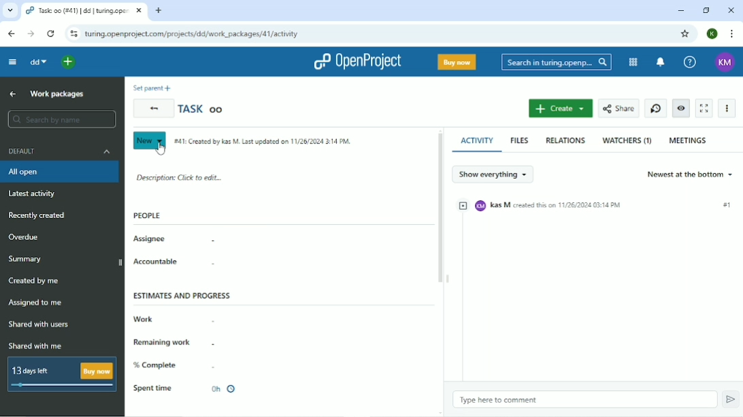  I want to click on Created by me, so click(37, 281).